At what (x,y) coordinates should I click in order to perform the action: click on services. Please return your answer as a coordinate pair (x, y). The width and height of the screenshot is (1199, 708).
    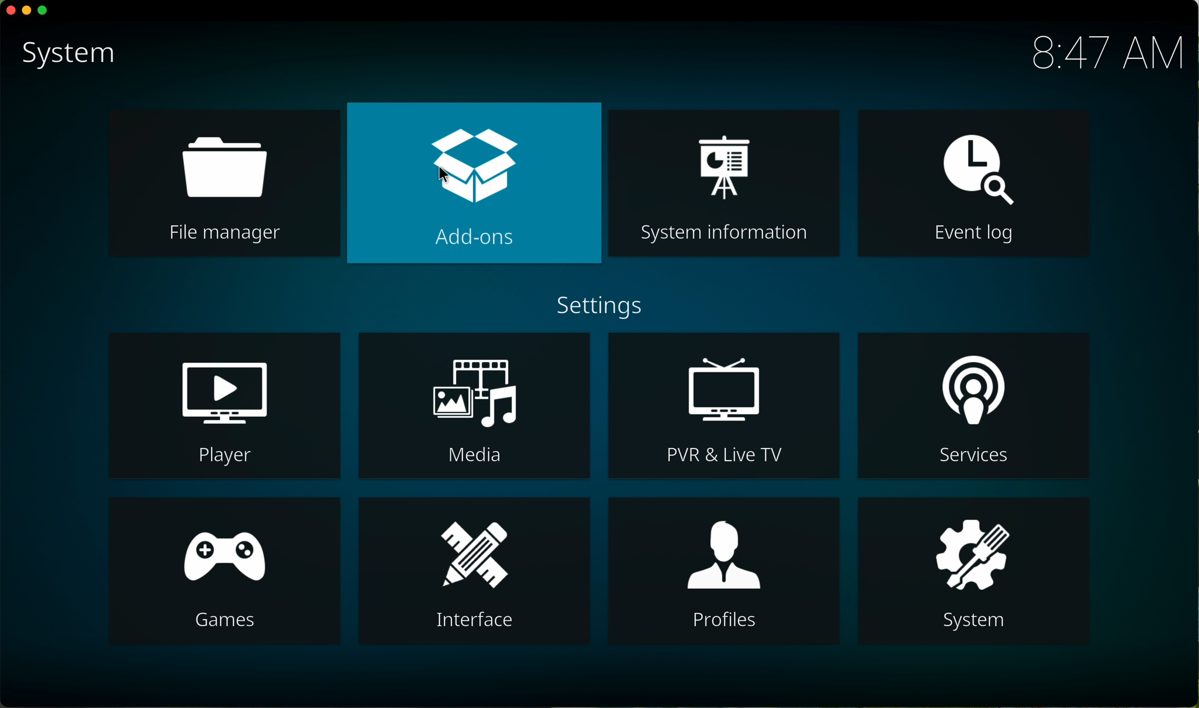
    Looking at the image, I should click on (974, 406).